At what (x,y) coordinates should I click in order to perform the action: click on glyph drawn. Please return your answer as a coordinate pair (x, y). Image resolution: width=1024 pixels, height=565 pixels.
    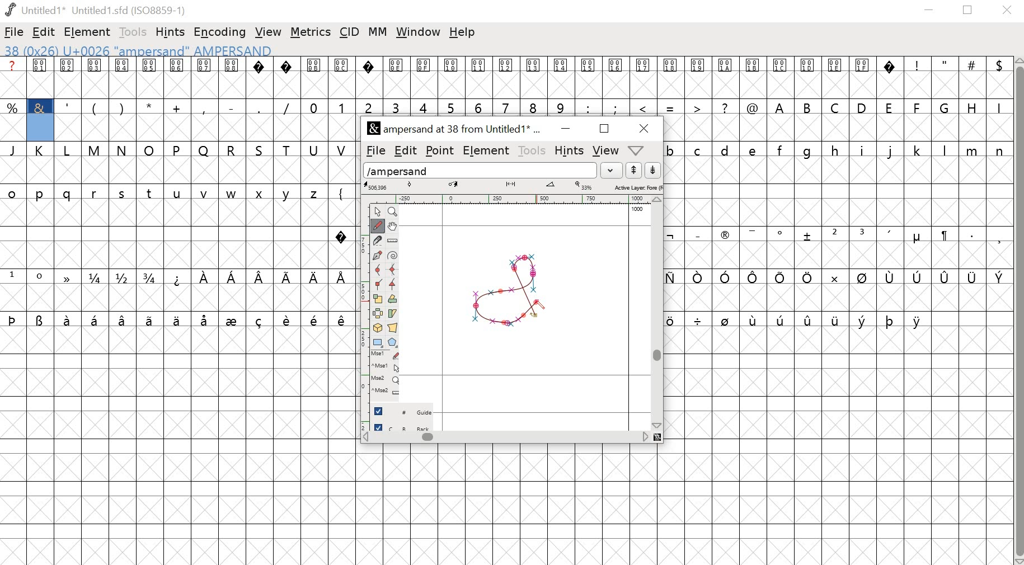
    Looking at the image, I should click on (508, 293).